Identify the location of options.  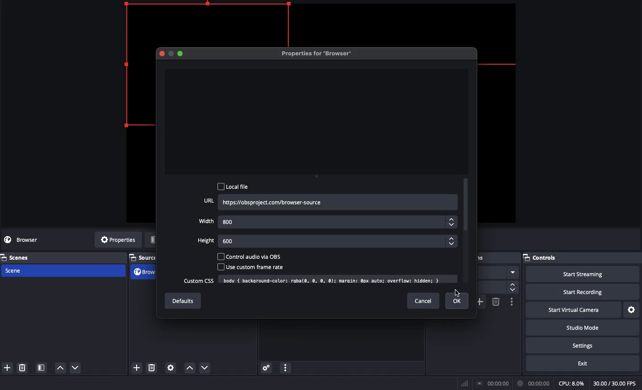
(285, 369).